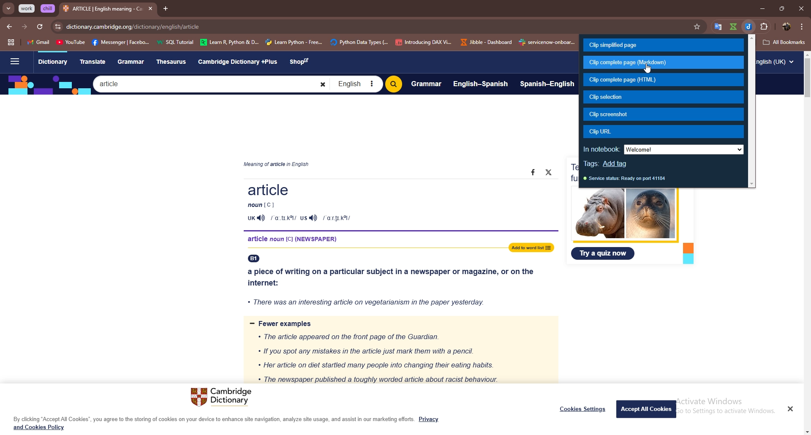  I want to click on clip complete page (html), so click(664, 80).